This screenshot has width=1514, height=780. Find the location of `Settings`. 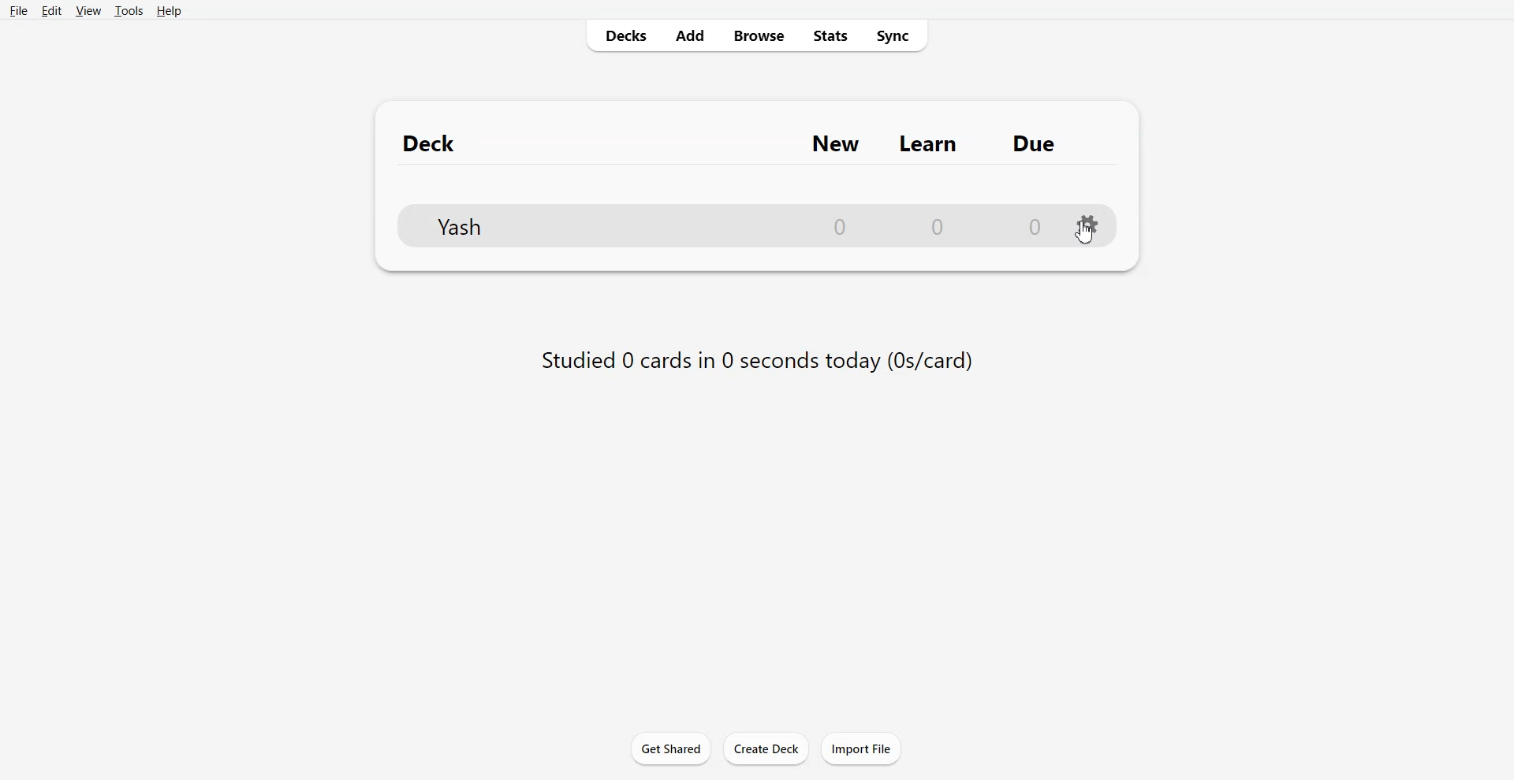

Settings is located at coordinates (1090, 229).